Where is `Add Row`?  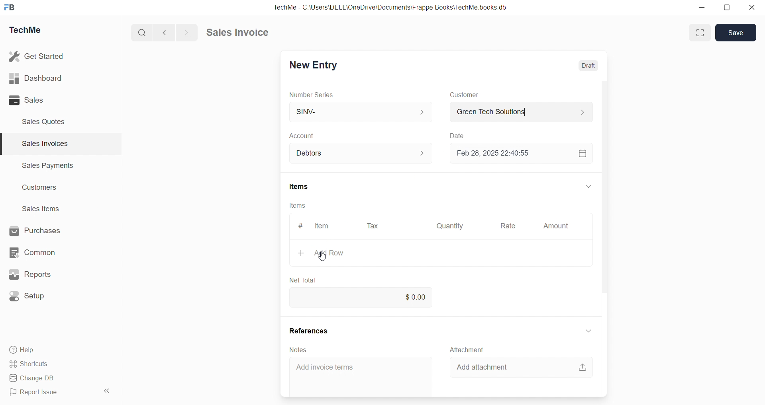 Add Row is located at coordinates (321, 253).